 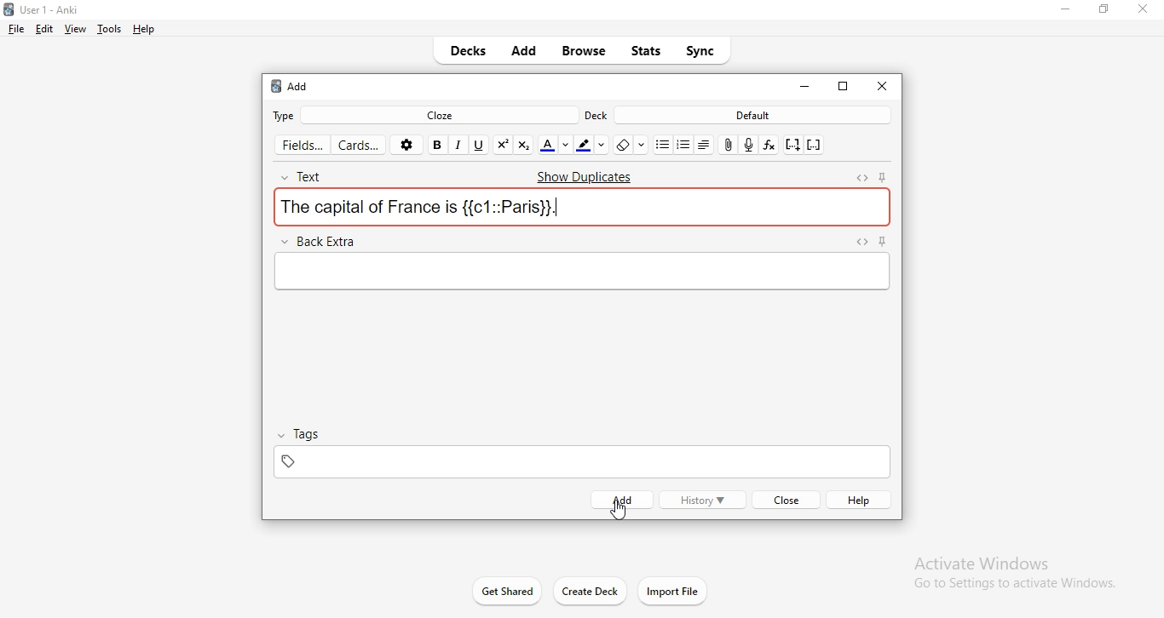 What do you see at coordinates (596, 116) in the screenshot?
I see `deck` at bounding box center [596, 116].